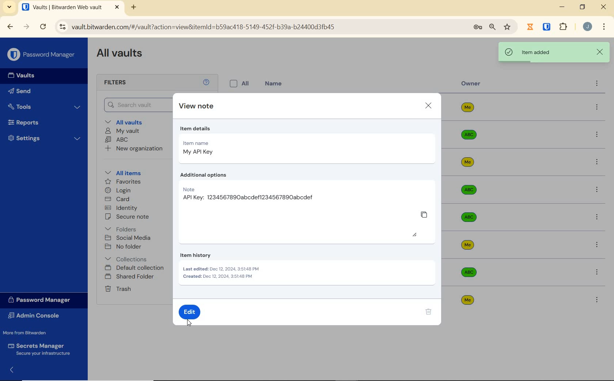  I want to click on Item name, so click(206, 148).